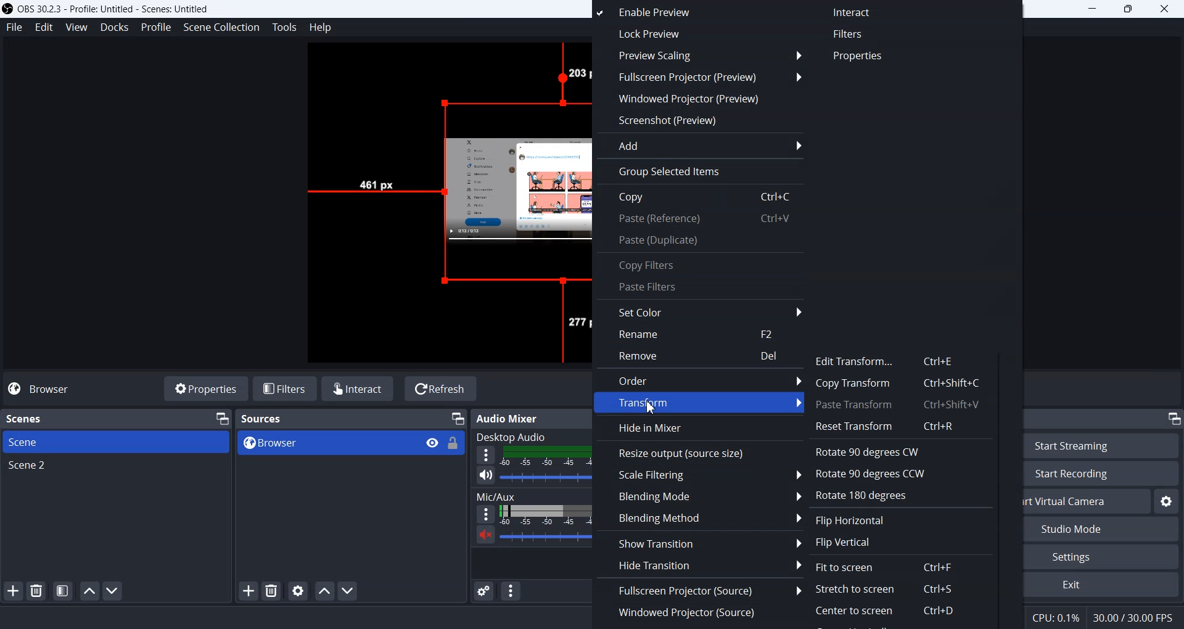 This screenshot has height=629, width=1184. I want to click on Interact, so click(853, 13).